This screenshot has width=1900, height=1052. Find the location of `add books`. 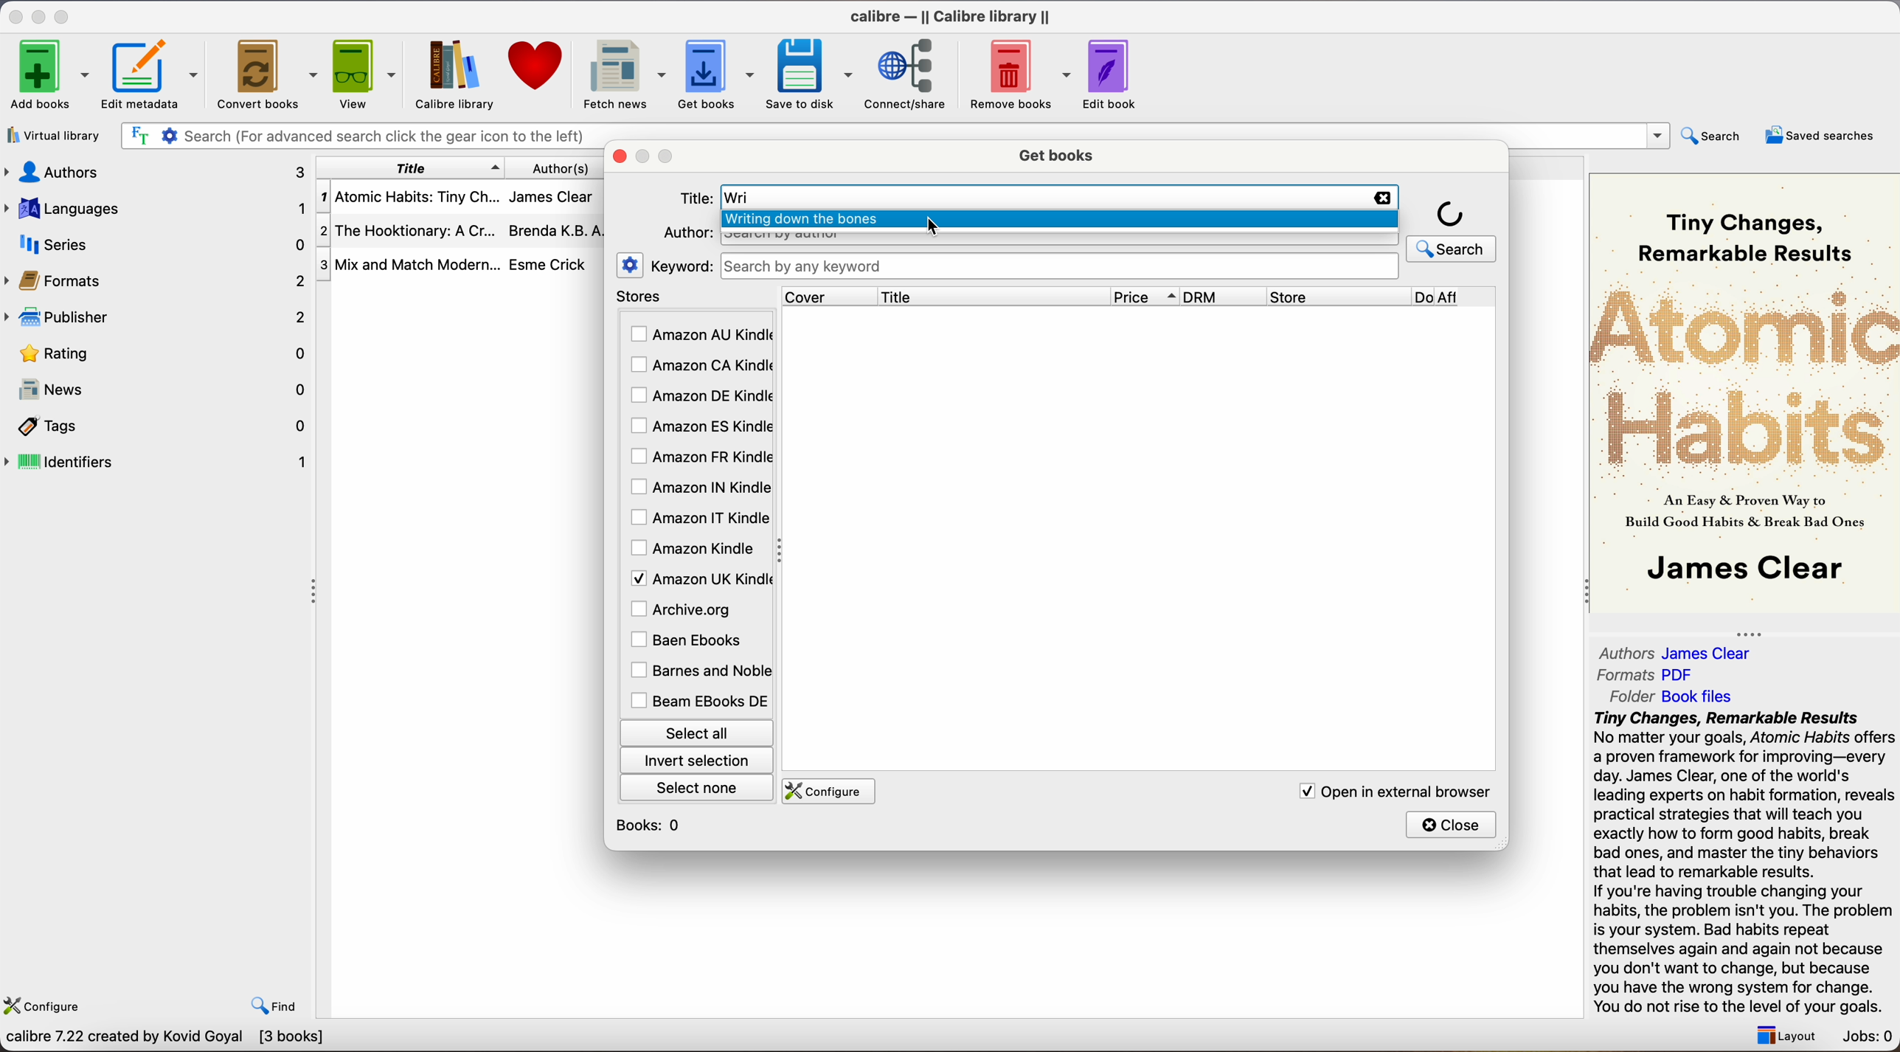

add books is located at coordinates (49, 76).